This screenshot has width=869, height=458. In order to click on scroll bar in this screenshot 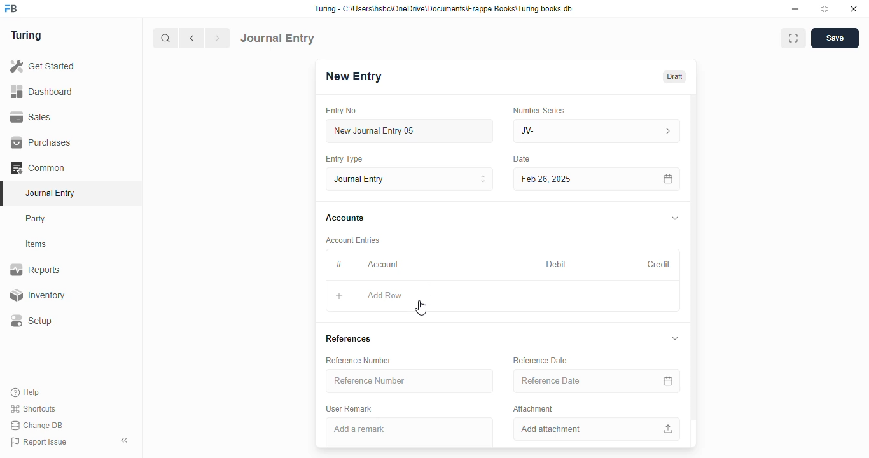, I will do `click(694, 270)`.